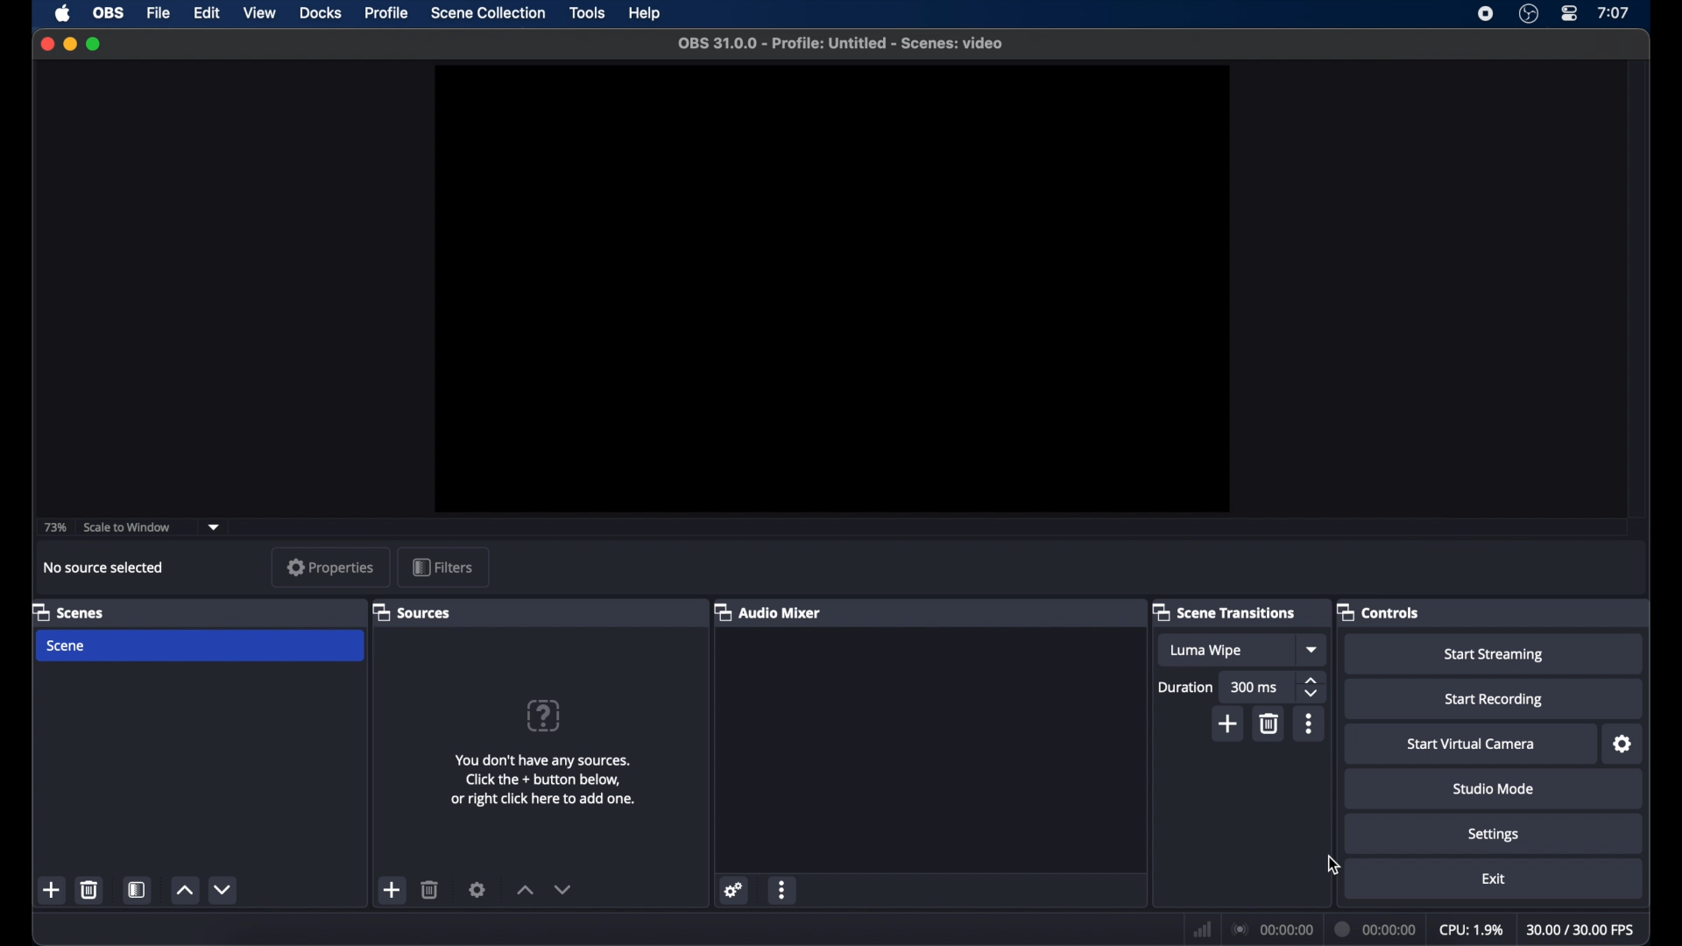 The height and width of the screenshot is (946, 1682). Describe the element at coordinates (1495, 655) in the screenshot. I see `start streaming` at that location.